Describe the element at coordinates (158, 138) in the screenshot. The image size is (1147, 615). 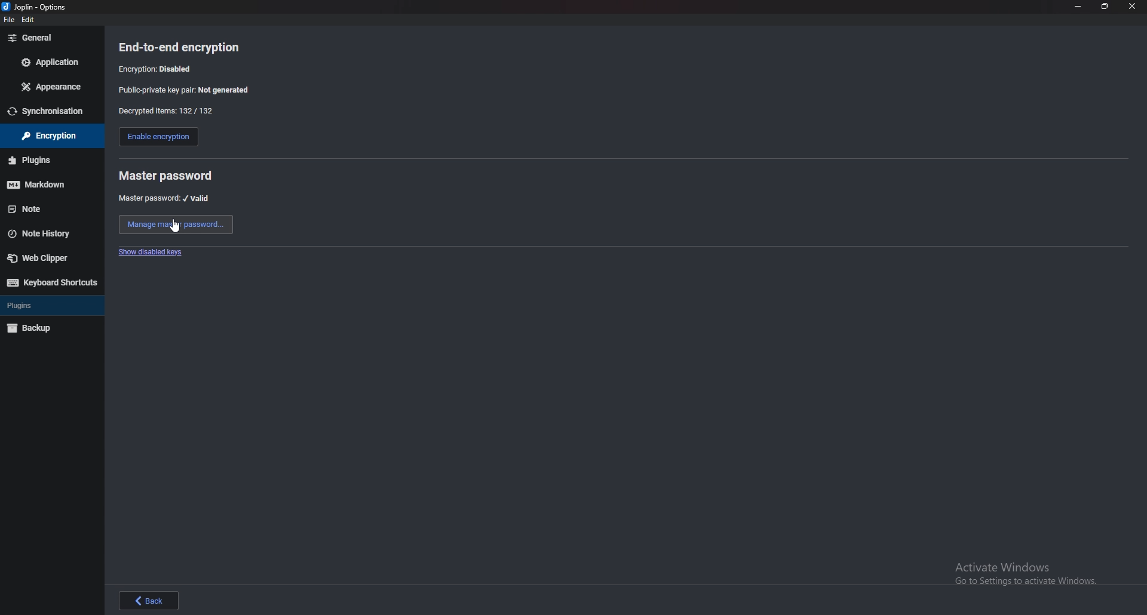
I see `enable encryption` at that location.